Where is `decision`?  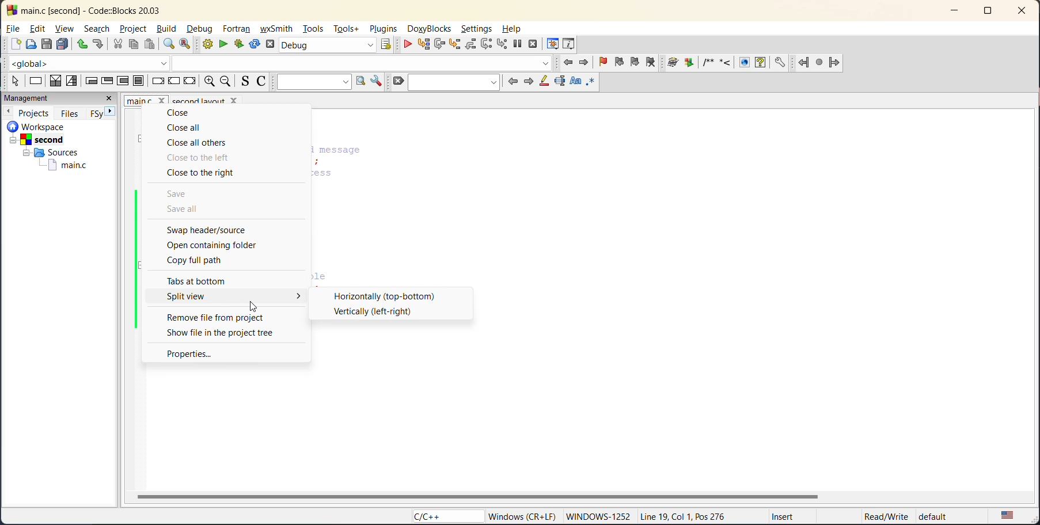
decision is located at coordinates (55, 80).